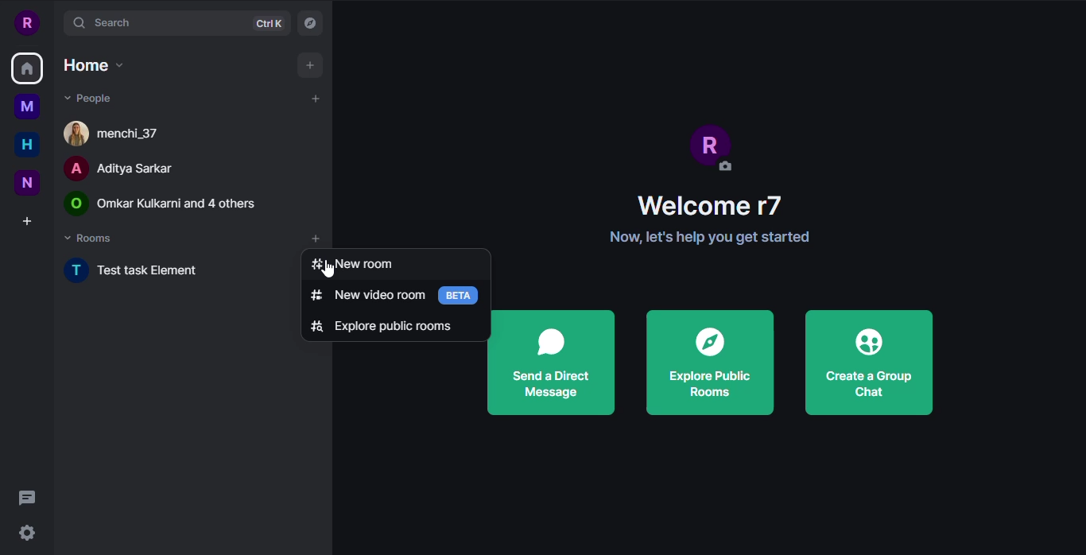 The image size is (1086, 555). What do you see at coordinates (708, 362) in the screenshot?
I see `explore public rooms` at bounding box center [708, 362].